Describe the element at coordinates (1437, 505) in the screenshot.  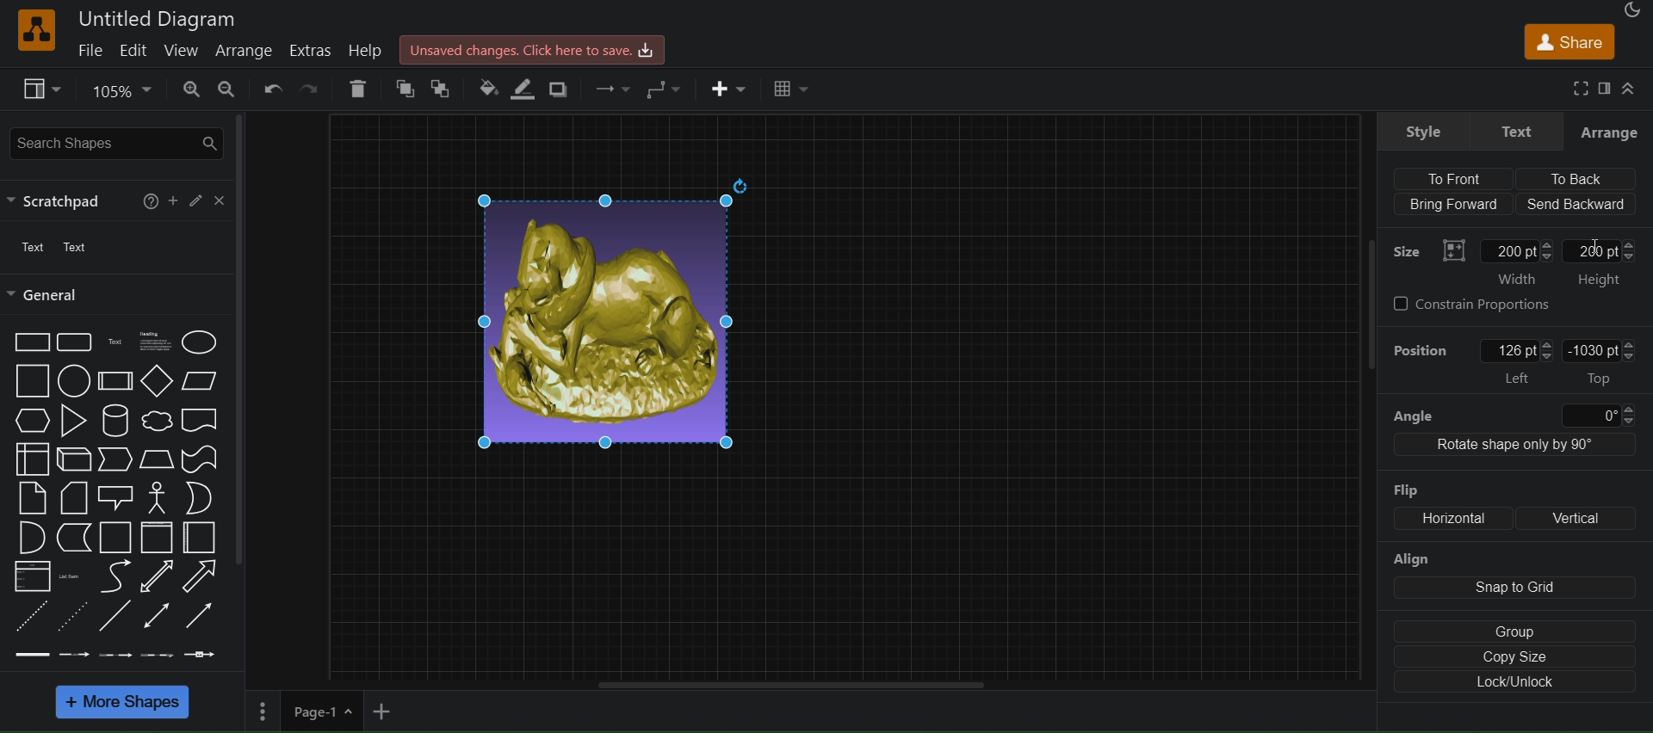
I see `flip: Horizontal` at that location.